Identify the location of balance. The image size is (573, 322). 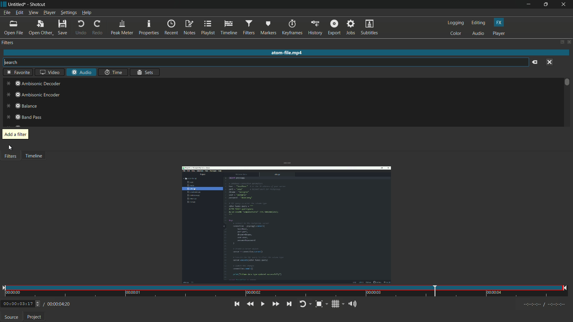
(21, 105).